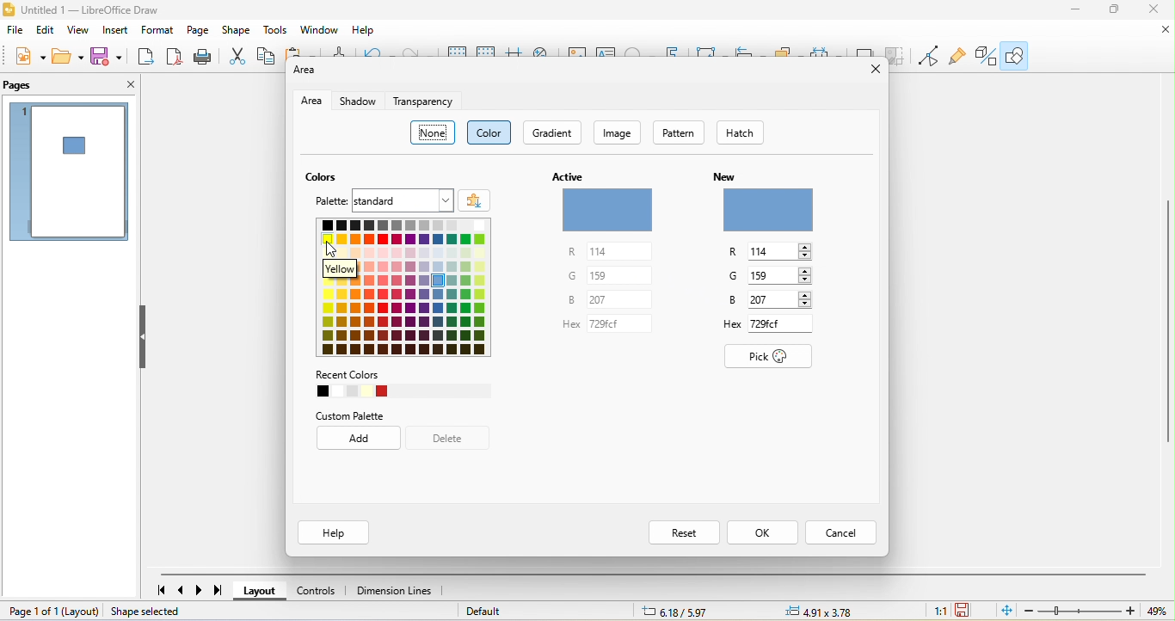 This screenshot has height=621, width=1175. What do you see at coordinates (765, 532) in the screenshot?
I see `ok` at bounding box center [765, 532].